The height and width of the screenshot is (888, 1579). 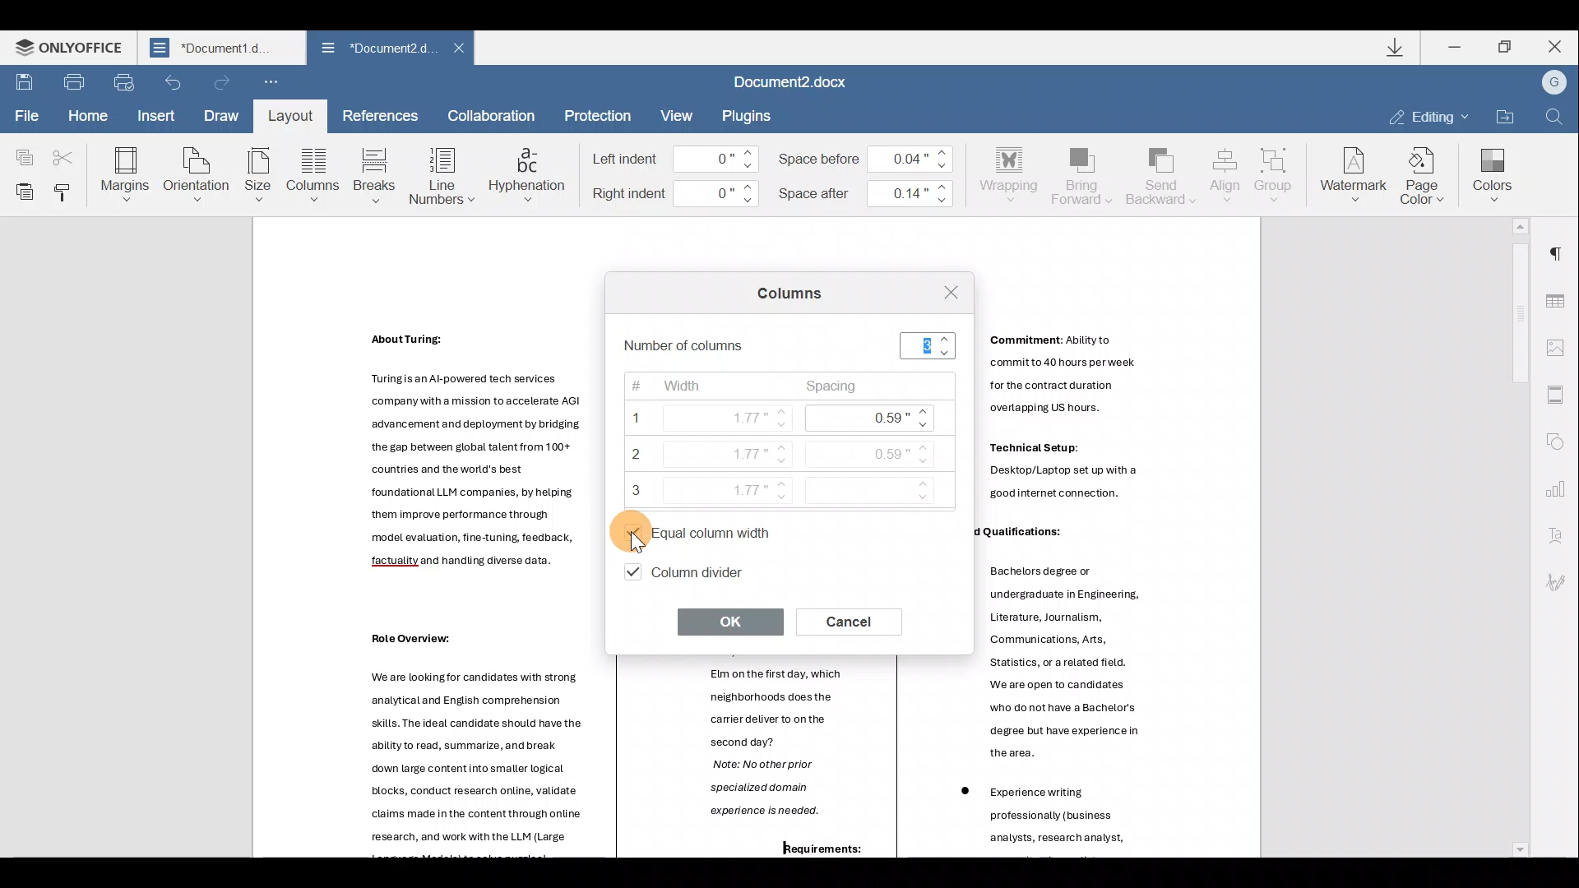 I want to click on , so click(x=474, y=474).